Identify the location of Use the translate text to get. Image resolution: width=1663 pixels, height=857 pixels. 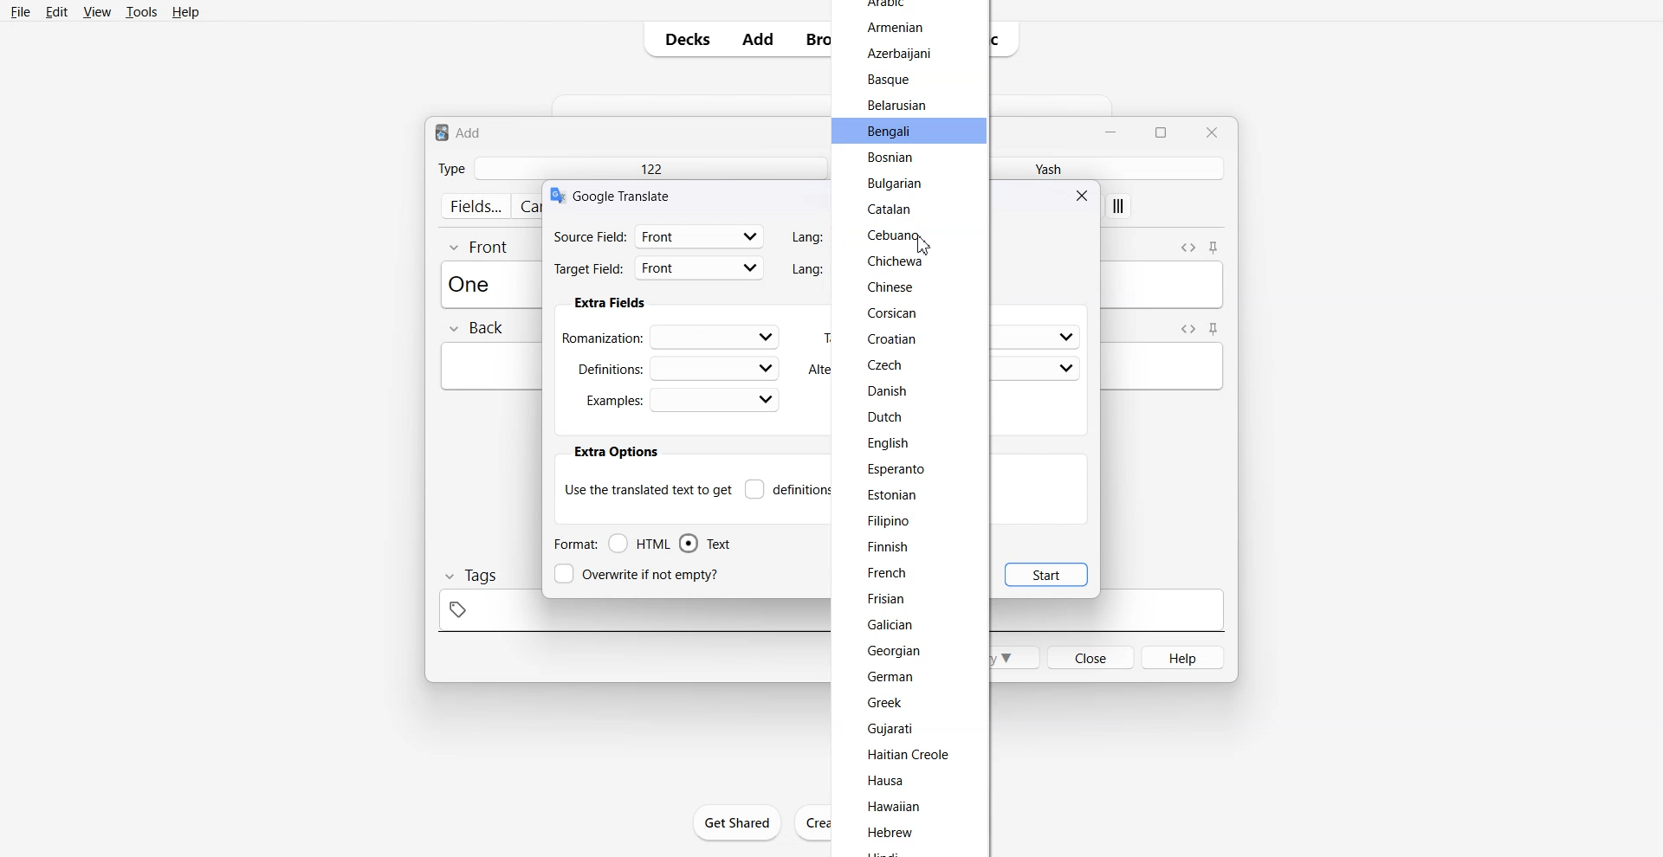
(648, 488).